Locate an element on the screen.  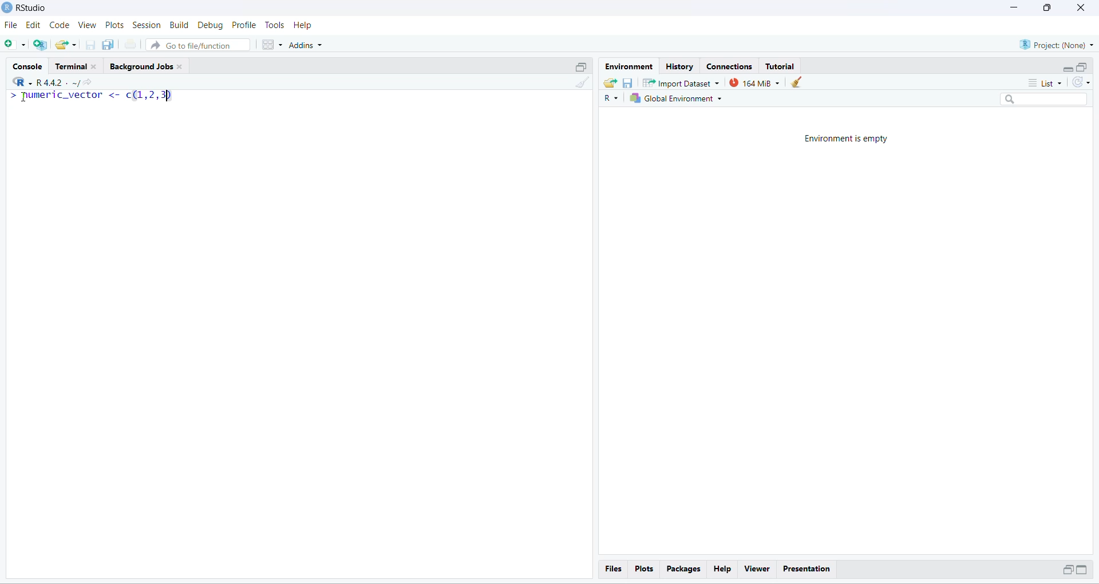
View is located at coordinates (87, 25).